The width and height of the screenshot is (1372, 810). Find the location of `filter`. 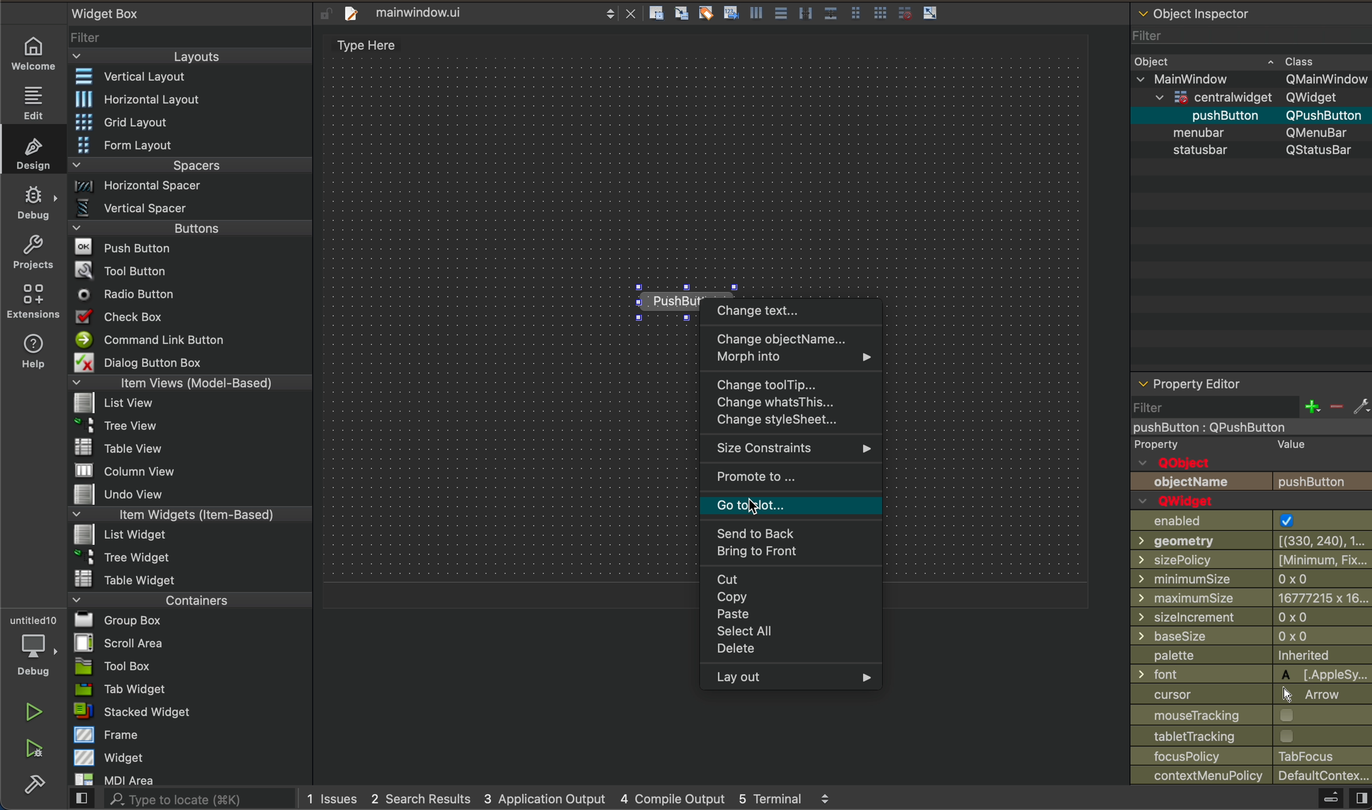

filter is located at coordinates (192, 37).